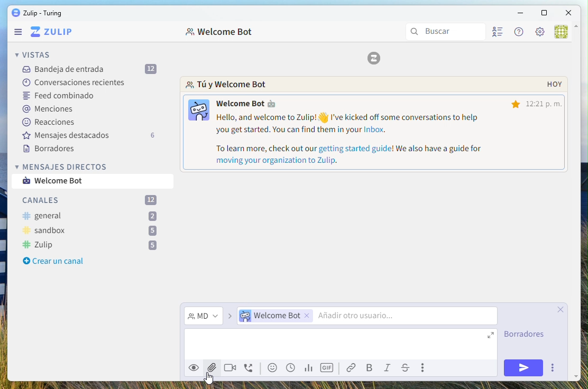 This screenshot has width=588, height=389. What do you see at coordinates (92, 200) in the screenshot?
I see `Channels` at bounding box center [92, 200].